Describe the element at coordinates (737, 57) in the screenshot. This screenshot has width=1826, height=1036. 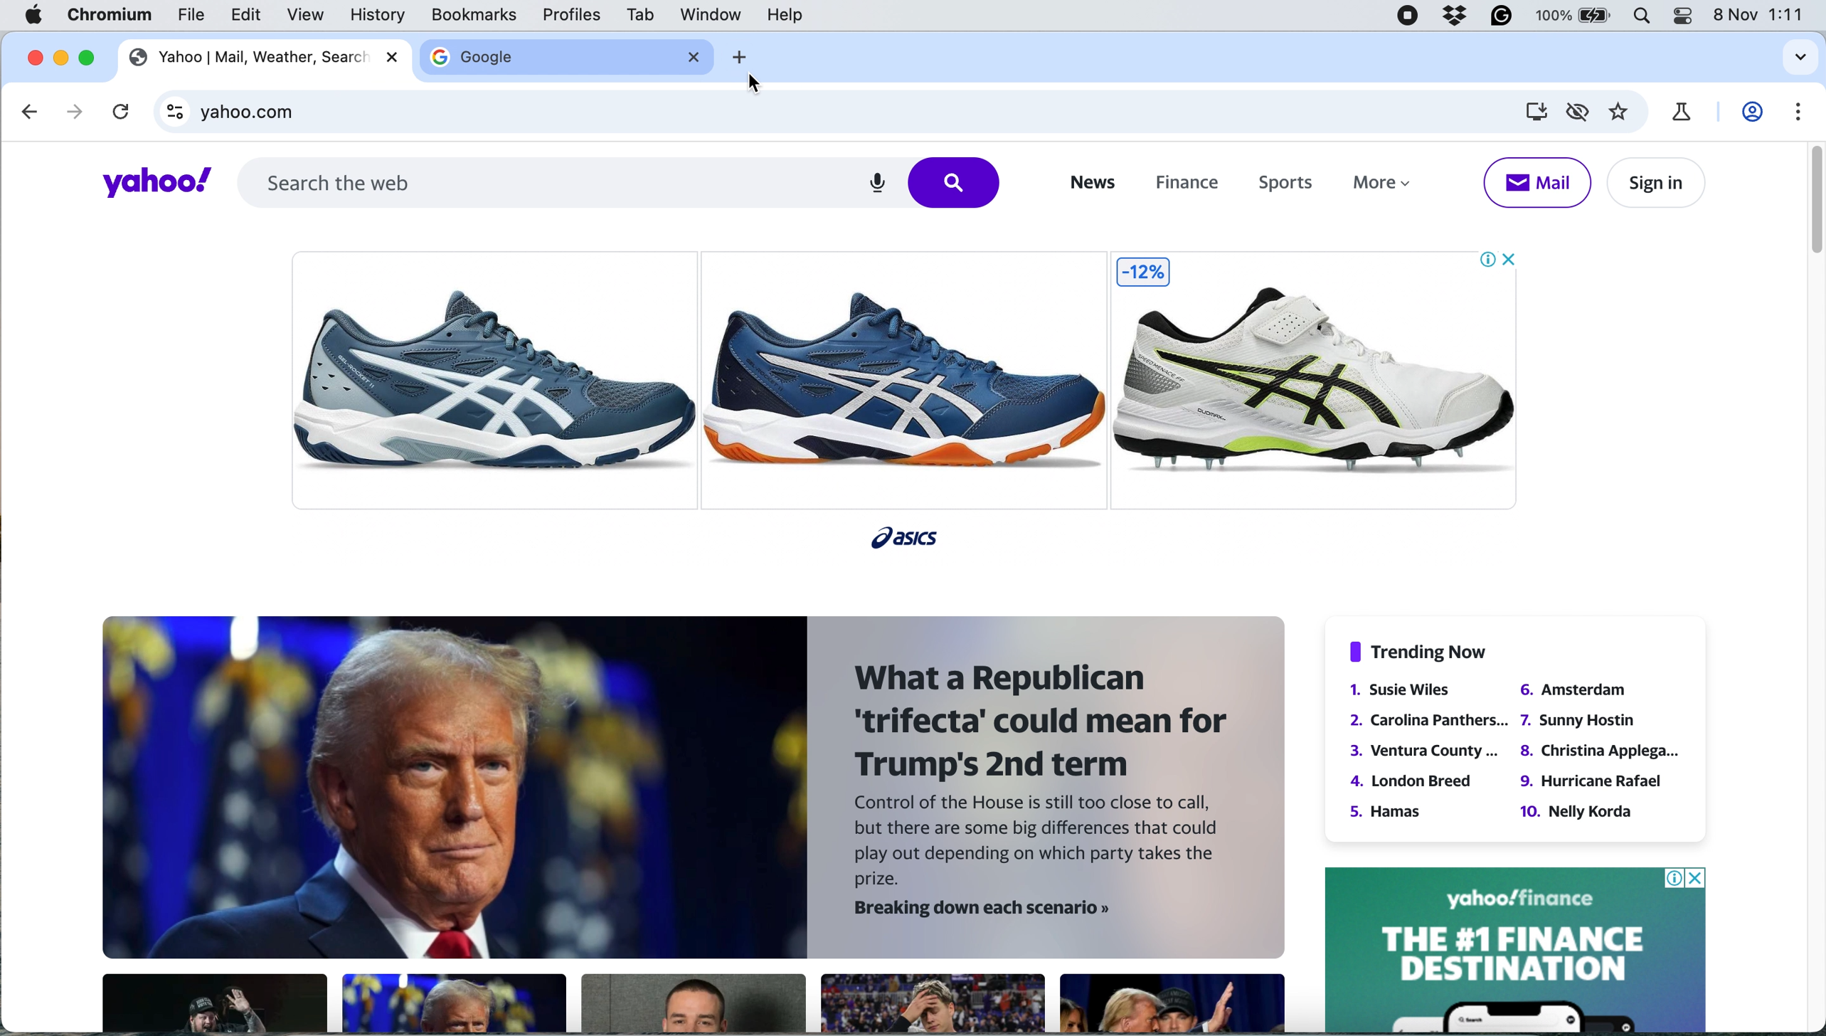
I see `add new tab` at that location.